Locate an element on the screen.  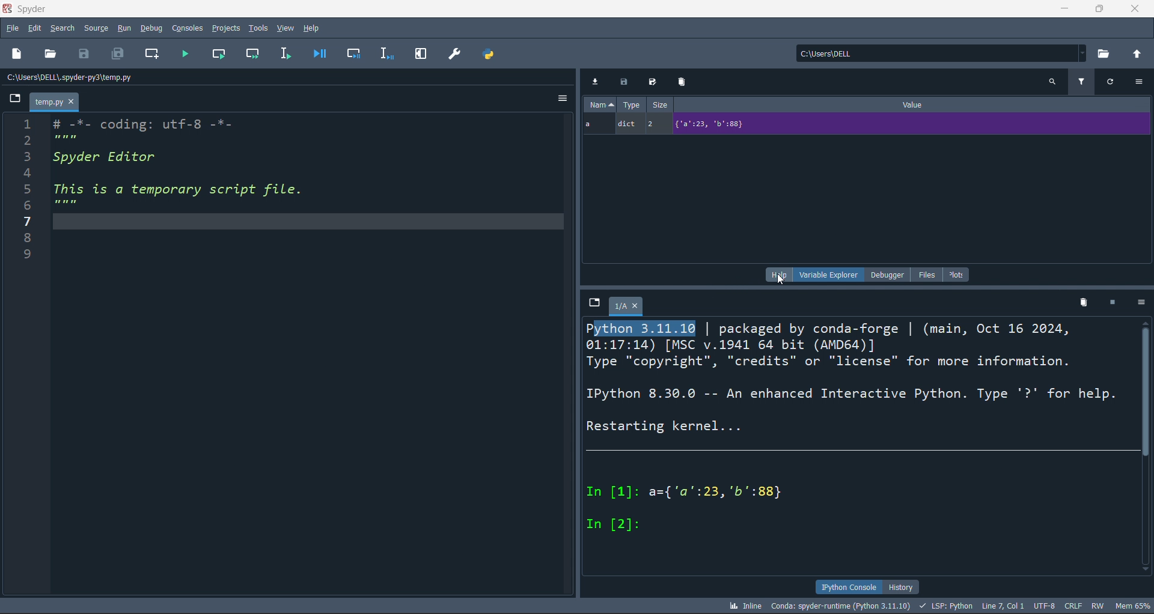
cursor is located at coordinates (778, 279).